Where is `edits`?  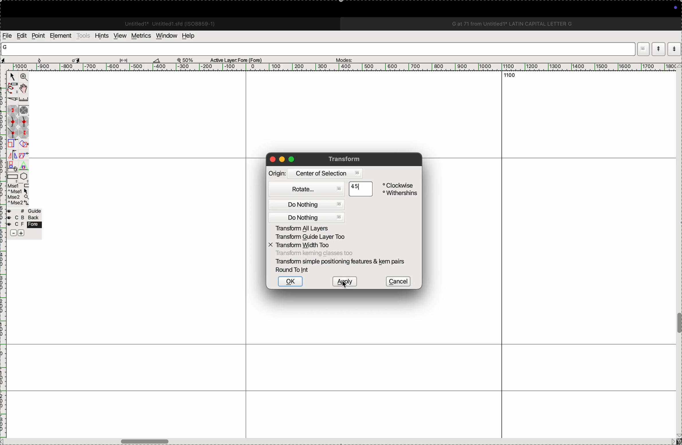
edits is located at coordinates (22, 36).